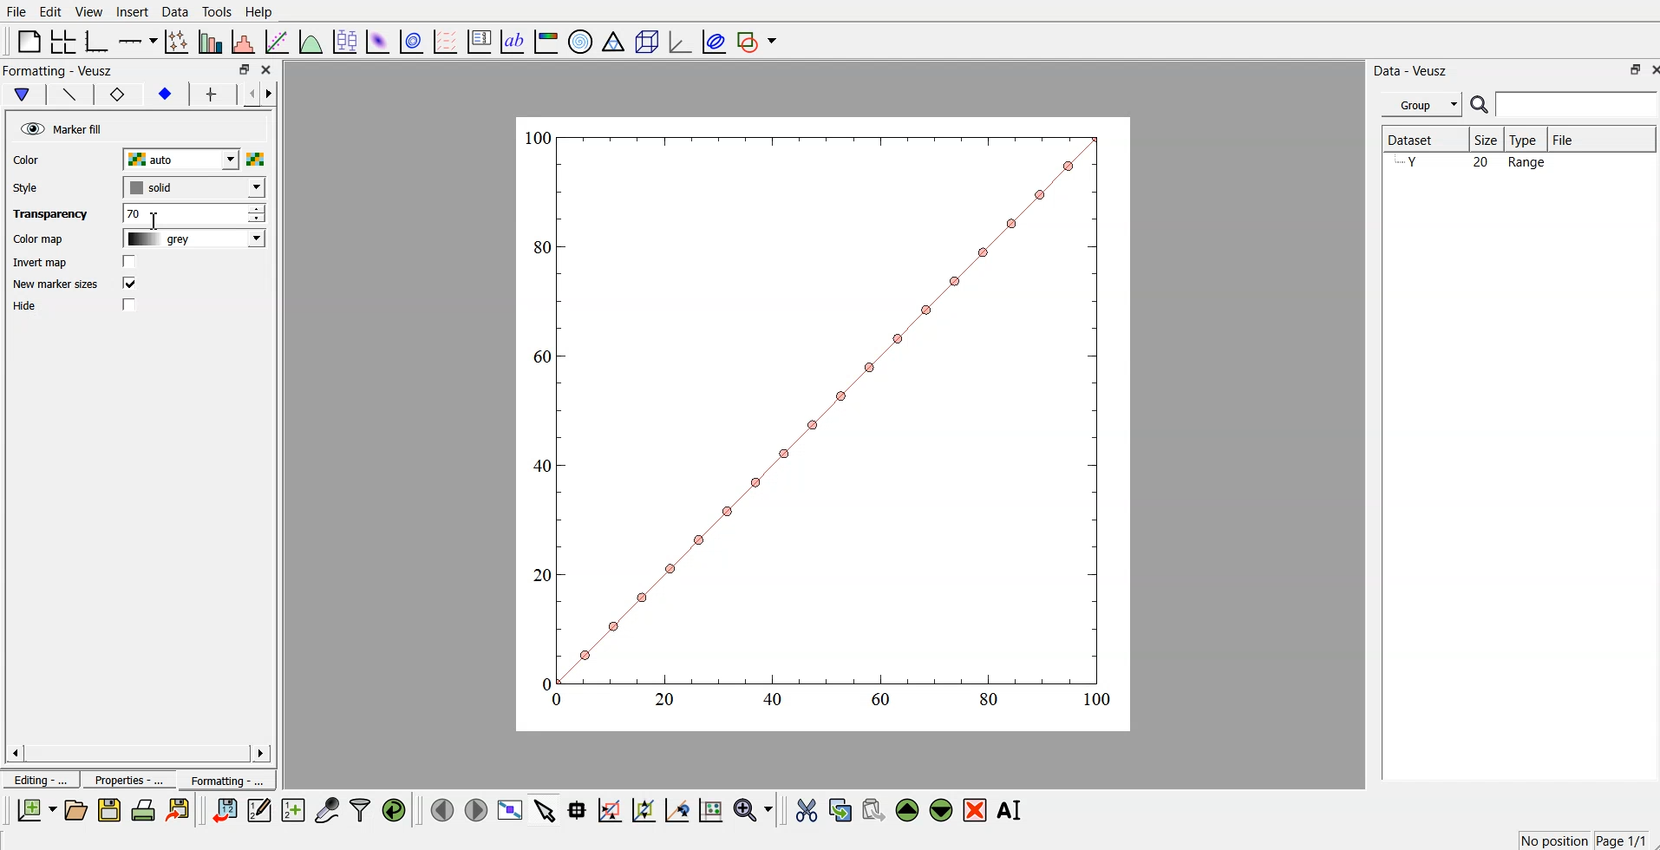  Describe the element at coordinates (138, 40) in the screenshot. I see `add an axis to the plot` at that location.